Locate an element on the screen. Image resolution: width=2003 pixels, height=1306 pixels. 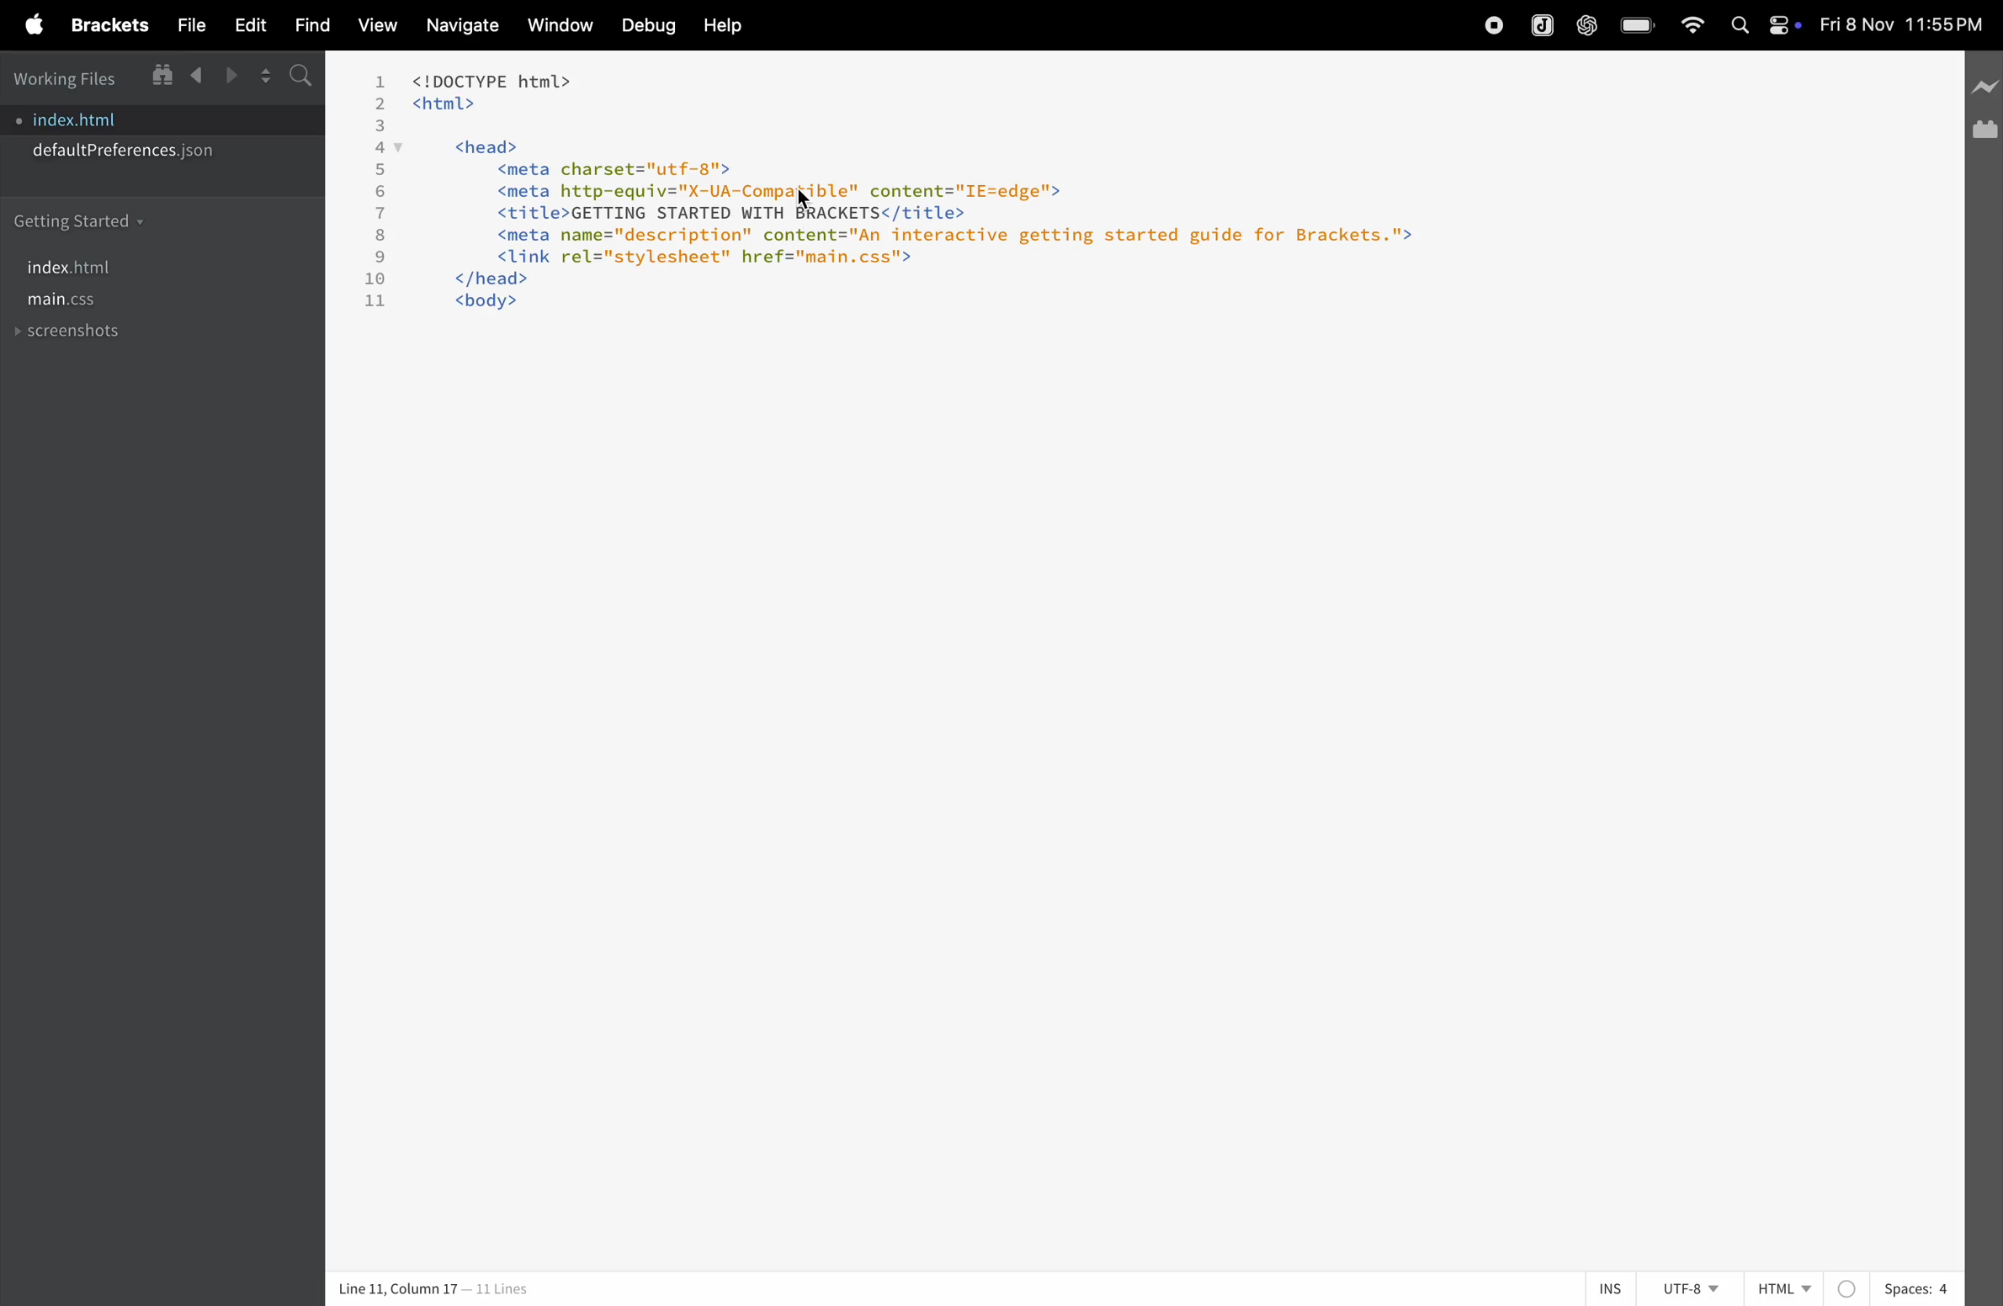
apple menu is located at coordinates (32, 24).